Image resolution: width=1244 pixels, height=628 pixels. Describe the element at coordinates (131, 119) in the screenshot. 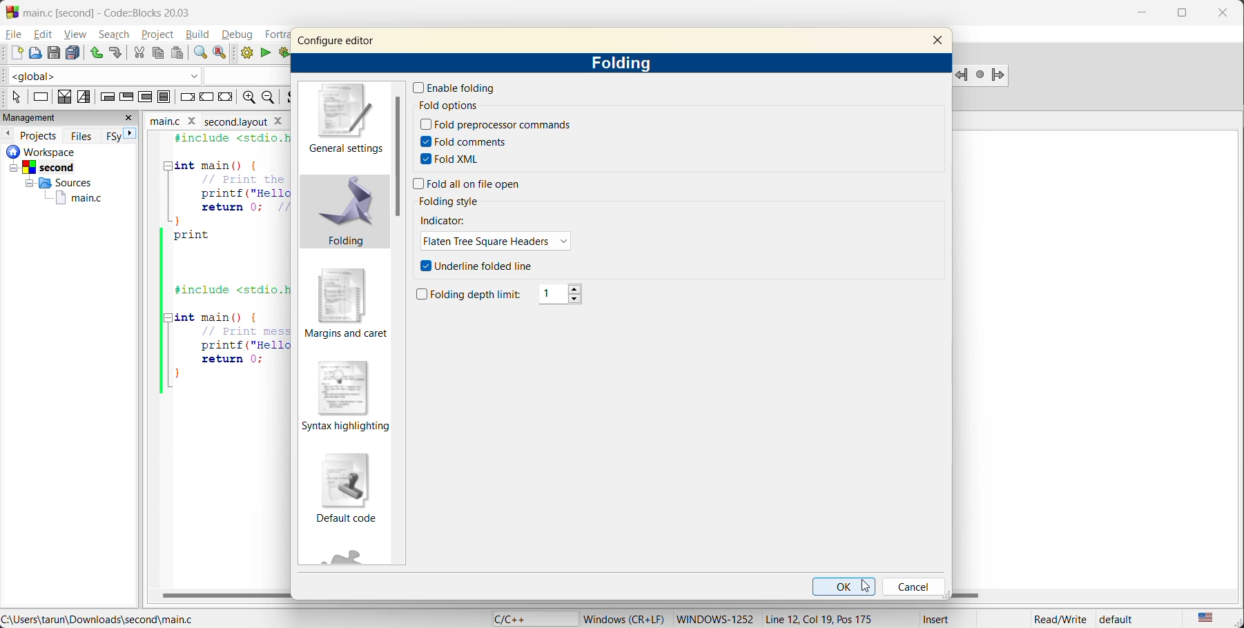

I see `close` at that location.